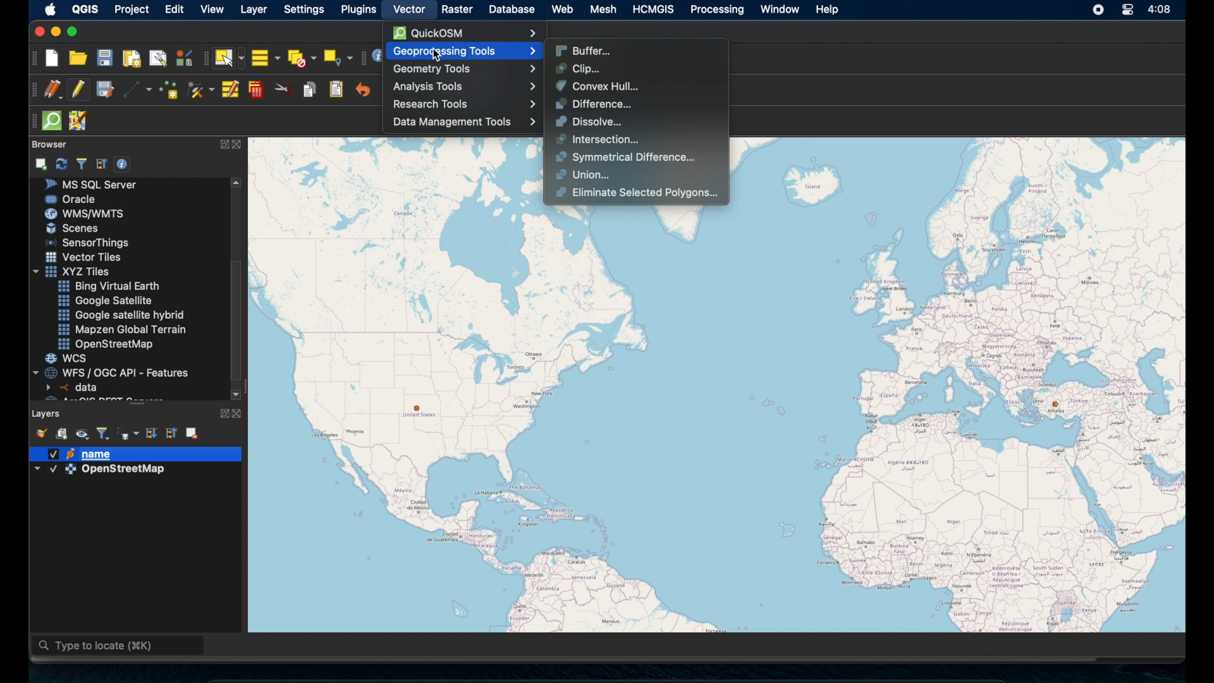  Describe the element at coordinates (362, 57) in the screenshot. I see `attributes toolbar` at that location.